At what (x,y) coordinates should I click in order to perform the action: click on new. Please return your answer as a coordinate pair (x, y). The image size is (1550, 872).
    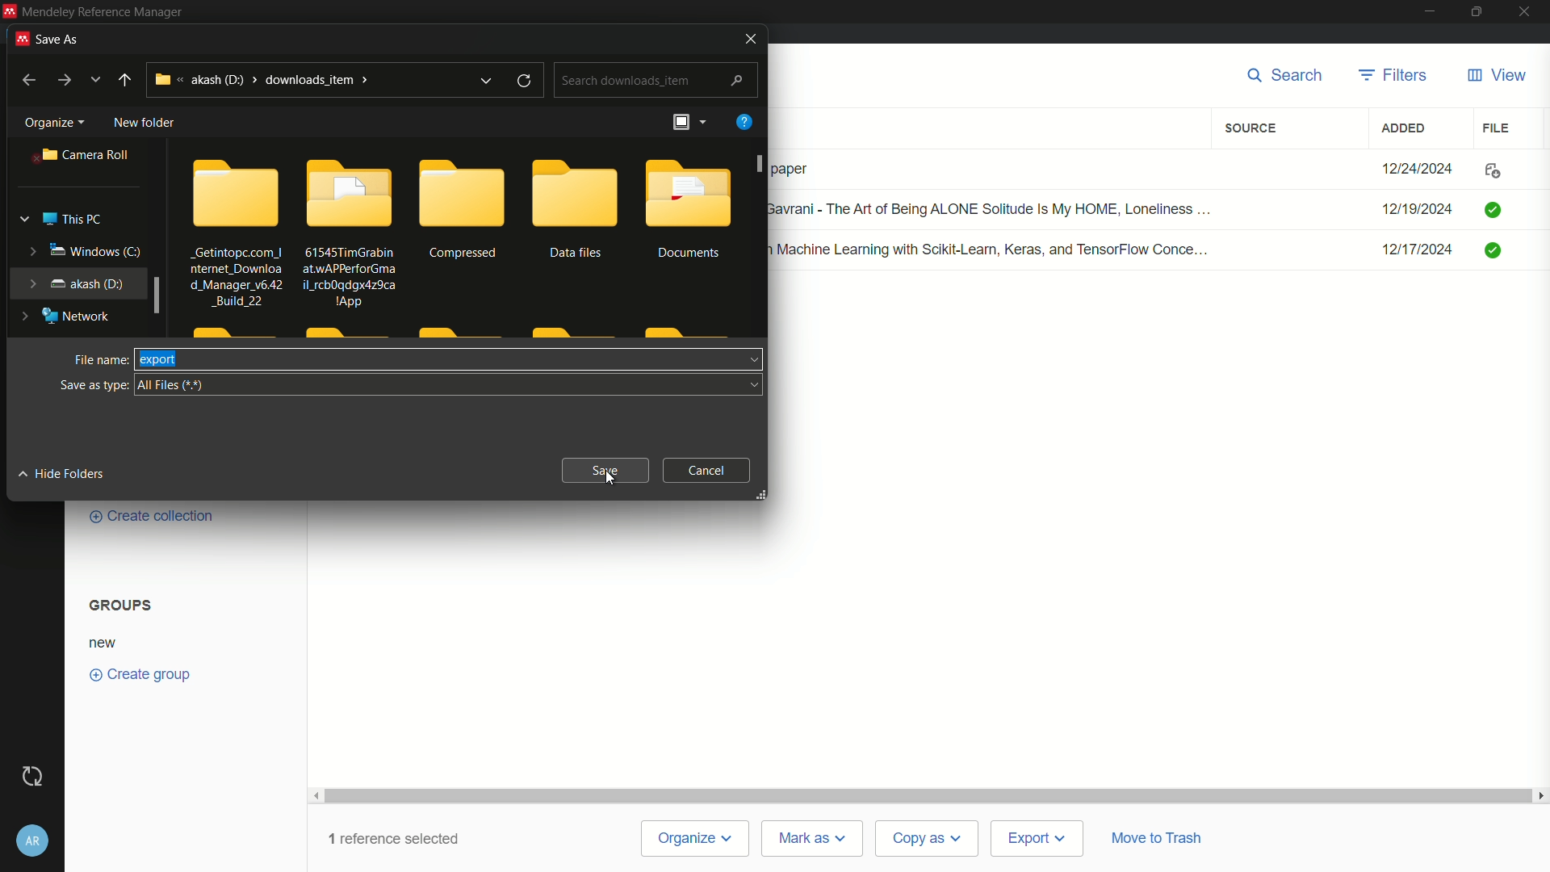
    Looking at the image, I should click on (105, 643).